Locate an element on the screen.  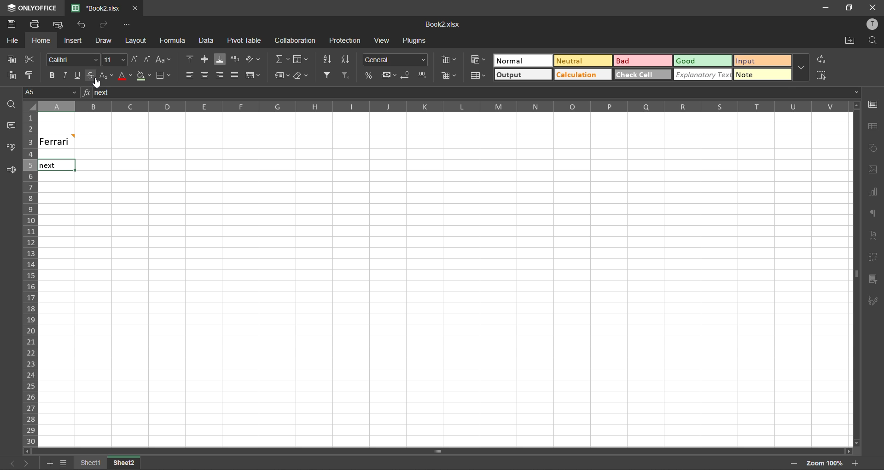
plugins is located at coordinates (417, 40).